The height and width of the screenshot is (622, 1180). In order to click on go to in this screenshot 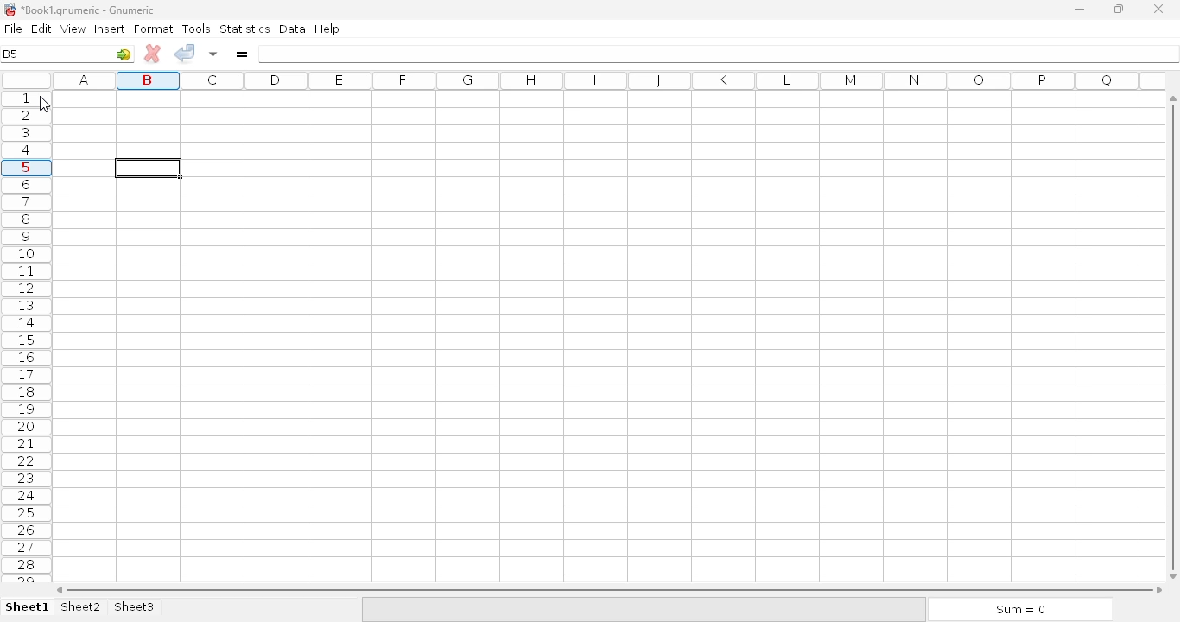, I will do `click(124, 54)`.